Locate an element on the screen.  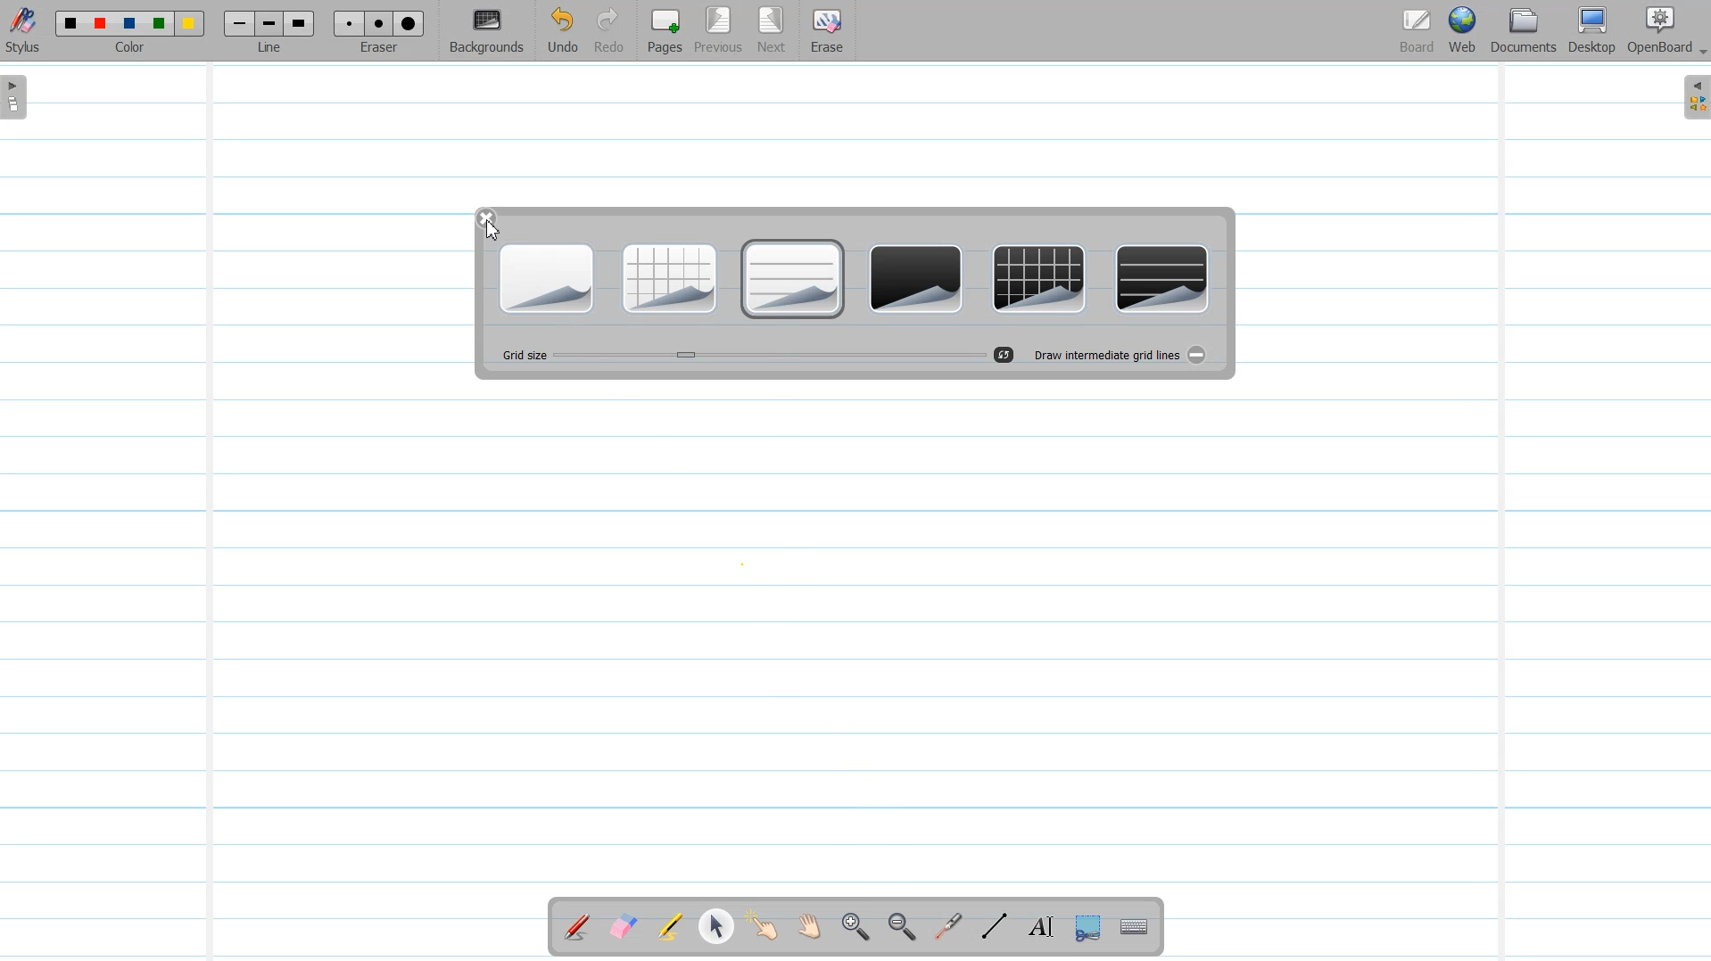
Desktop is located at coordinates (1591, 31).